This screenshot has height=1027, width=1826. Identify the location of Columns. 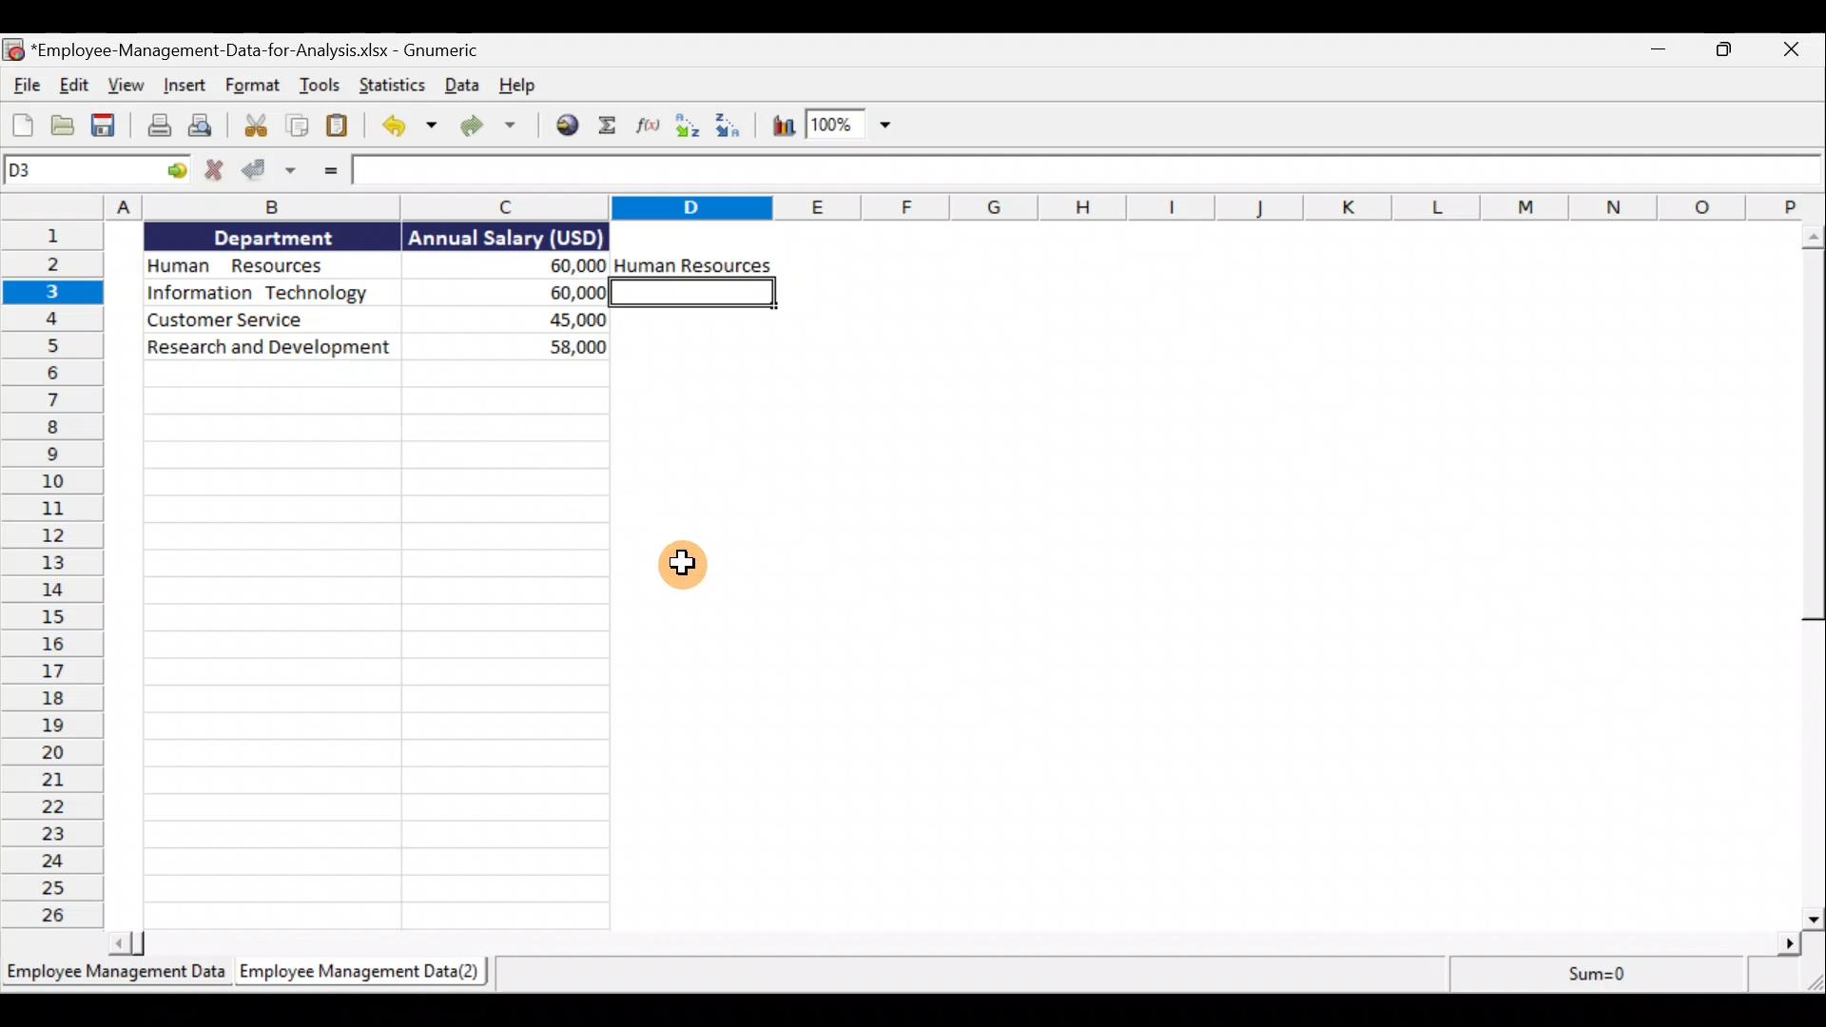
(908, 205).